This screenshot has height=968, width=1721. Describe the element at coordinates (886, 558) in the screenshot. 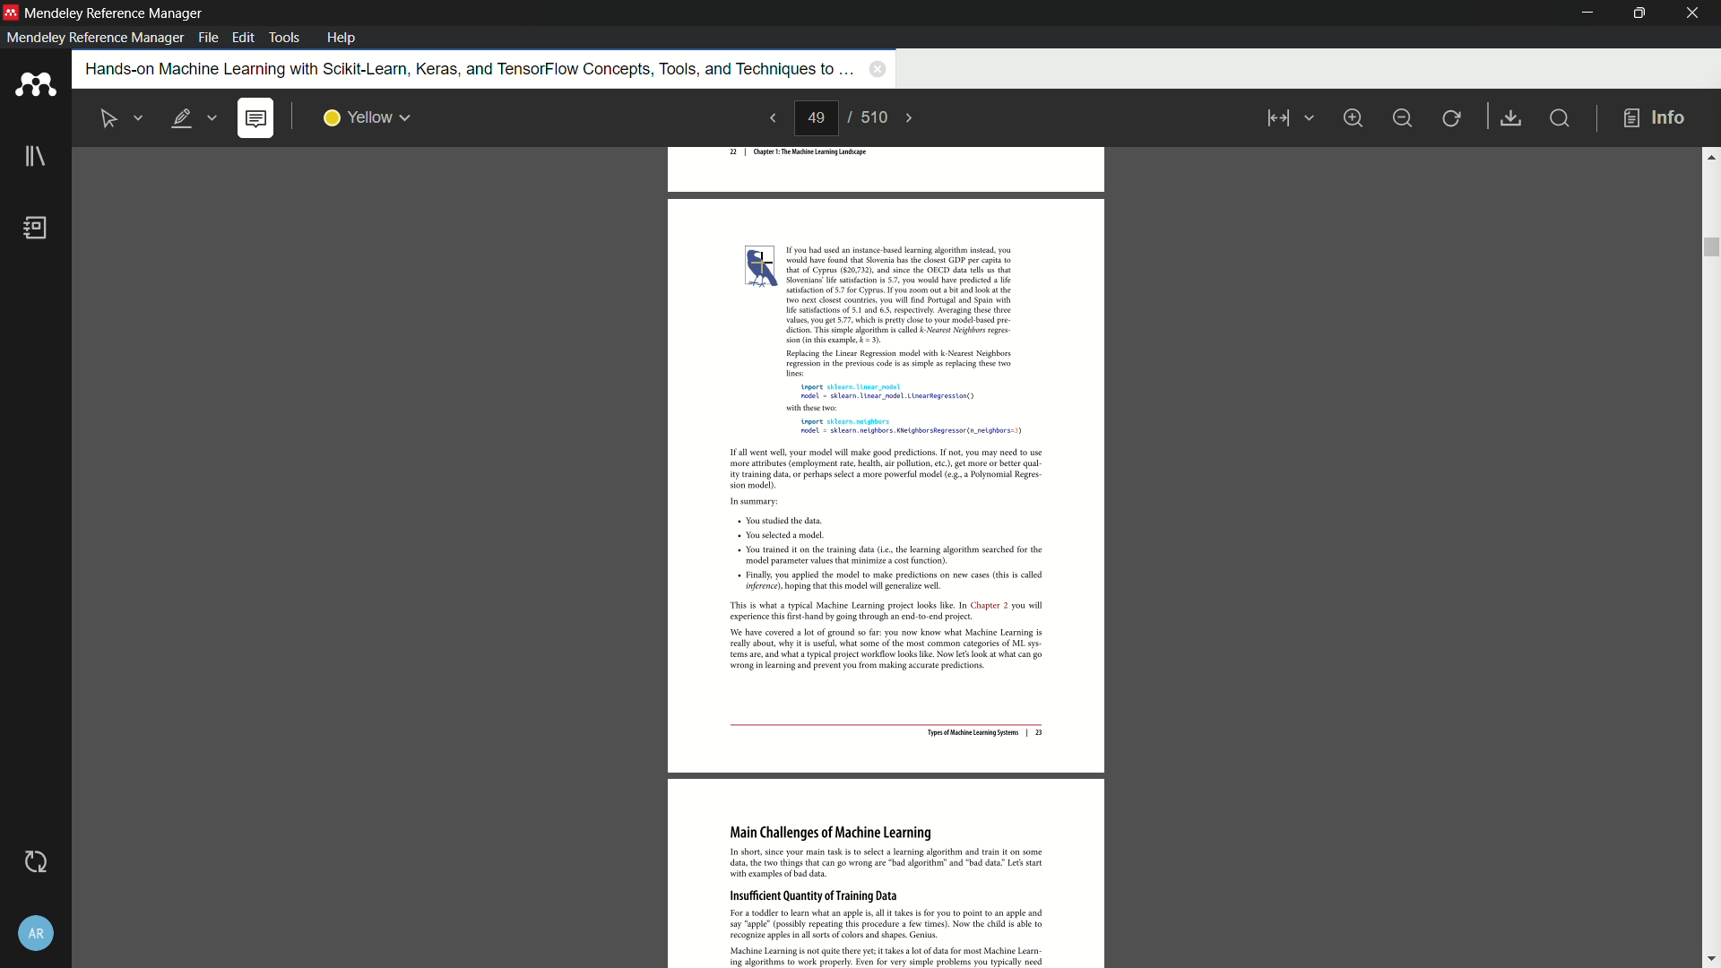

I see `book content` at that location.